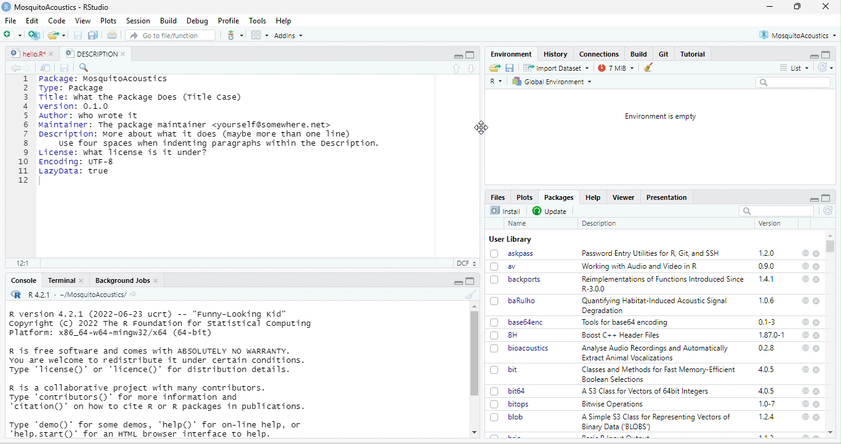 The width and height of the screenshot is (841, 444). I want to click on close, so click(818, 335).